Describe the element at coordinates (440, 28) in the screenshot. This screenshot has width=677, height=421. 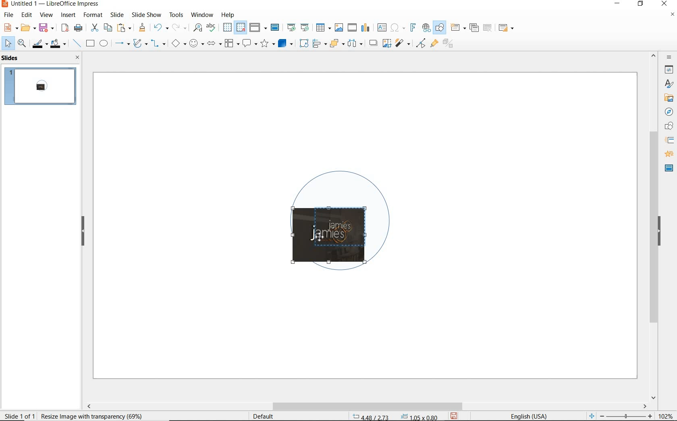
I see `show draw functions` at that location.